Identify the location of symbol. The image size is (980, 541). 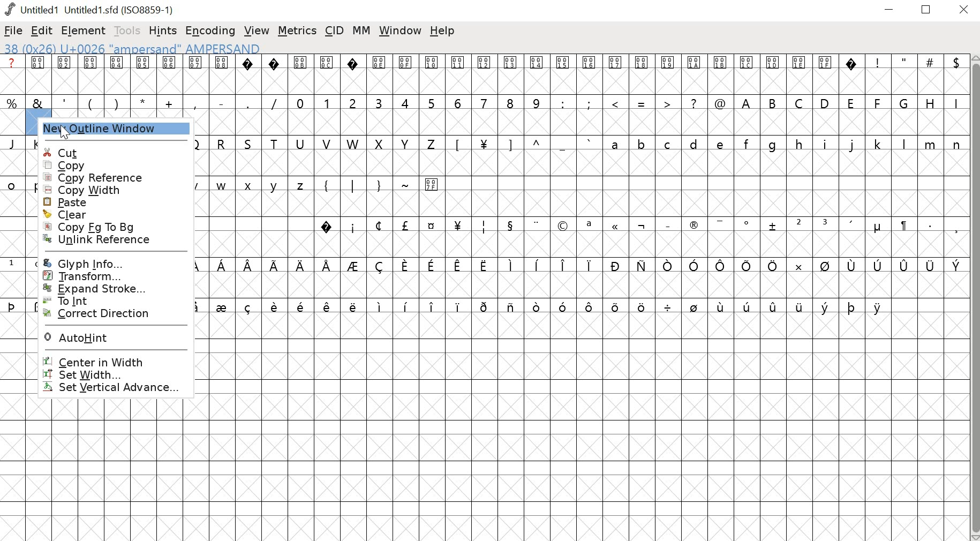
(853, 266).